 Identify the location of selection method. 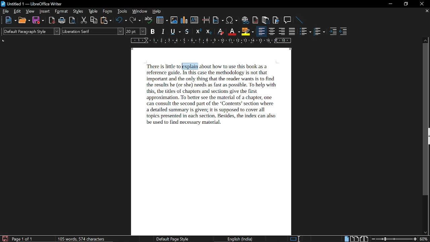
(295, 239).